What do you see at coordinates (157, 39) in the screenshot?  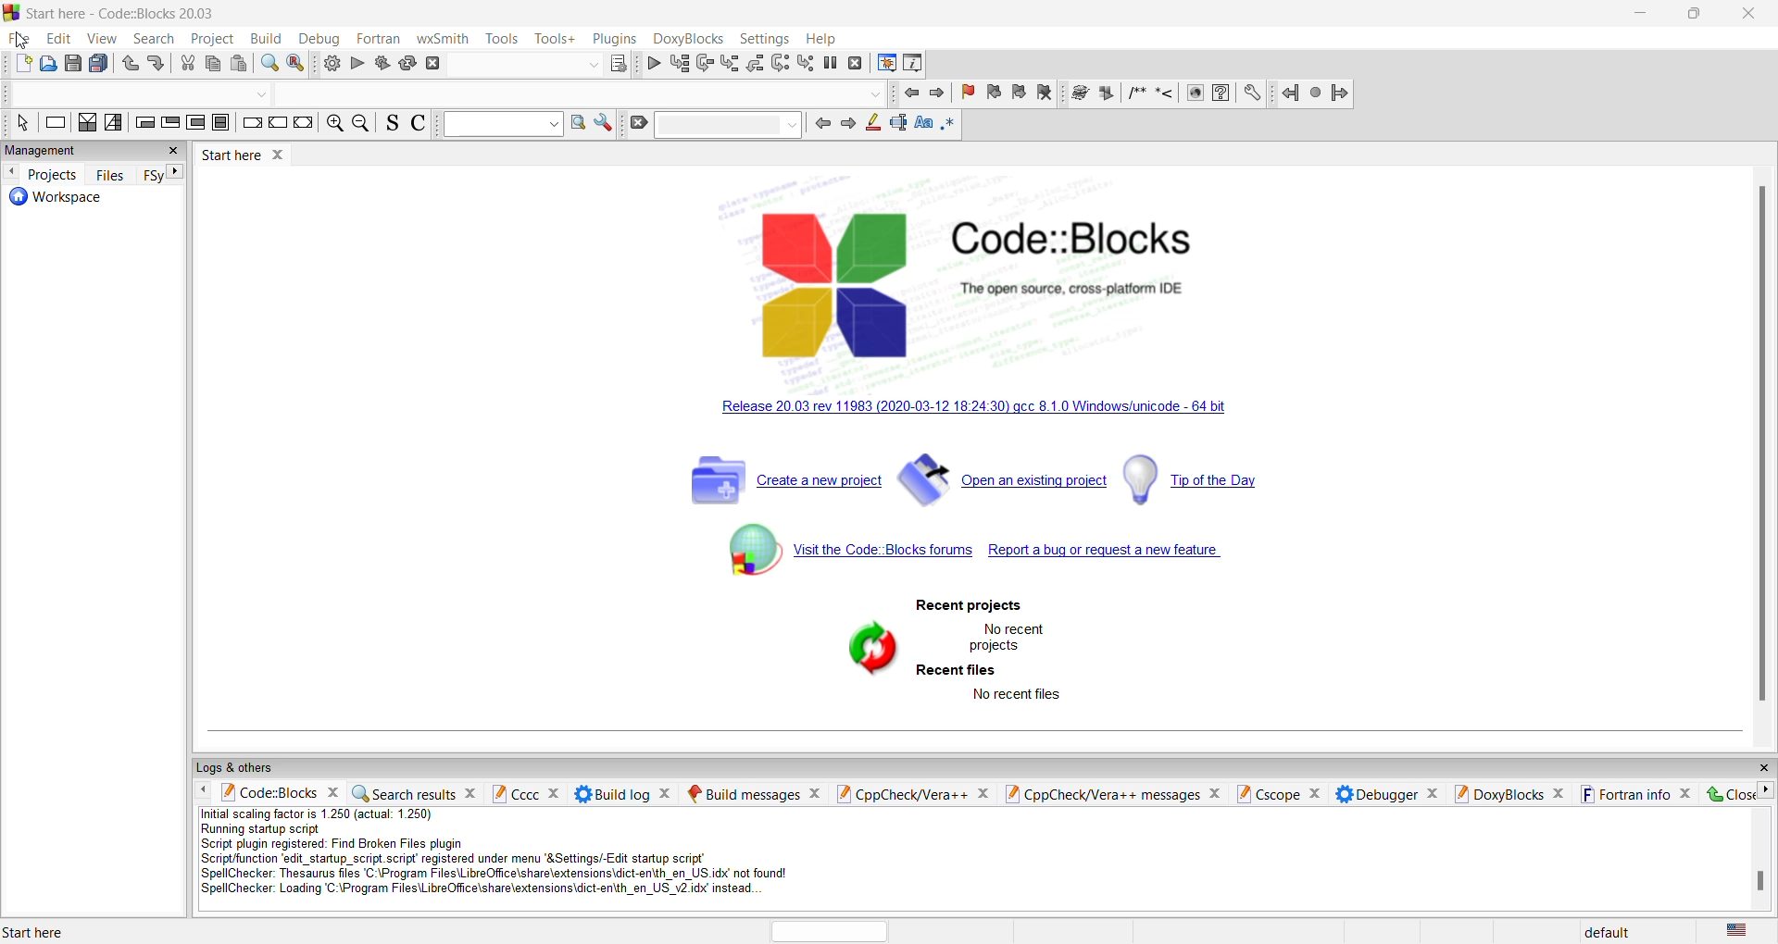 I see `search` at bounding box center [157, 39].